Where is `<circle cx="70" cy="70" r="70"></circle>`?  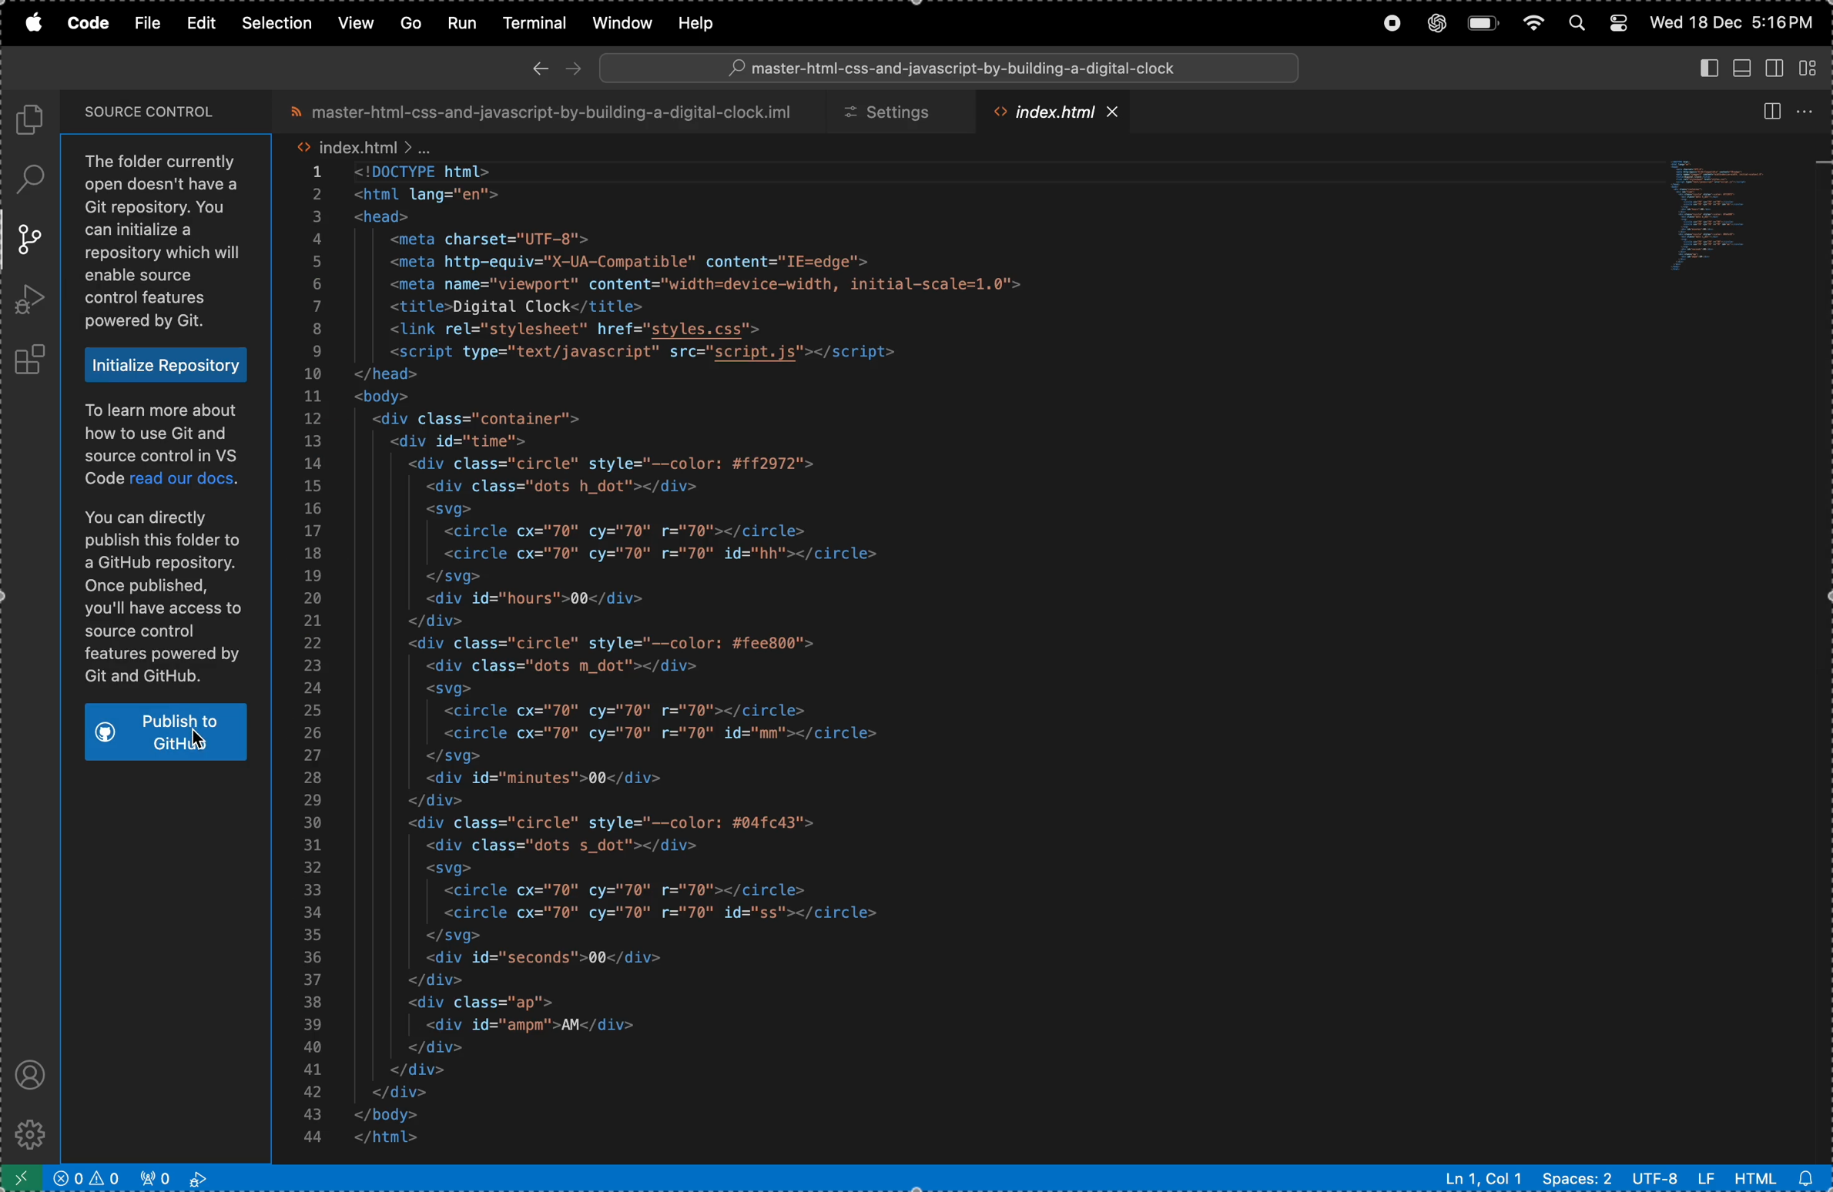
<circle cx="70" cy="70" r="70"></circle> is located at coordinates (641, 711).